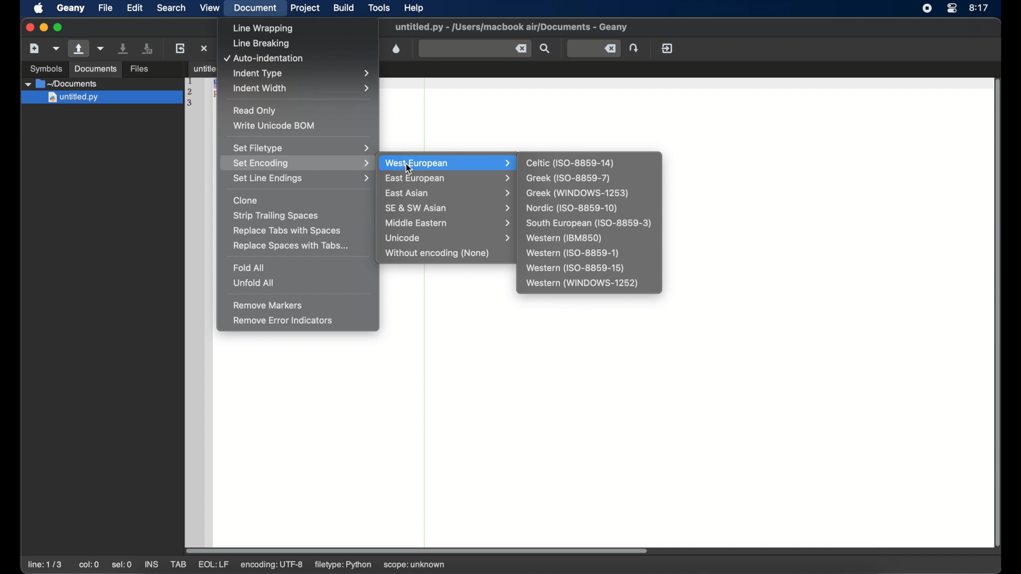 Image resolution: width=1021 pixels, height=574 pixels. I want to click on remove markers, so click(268, 305).